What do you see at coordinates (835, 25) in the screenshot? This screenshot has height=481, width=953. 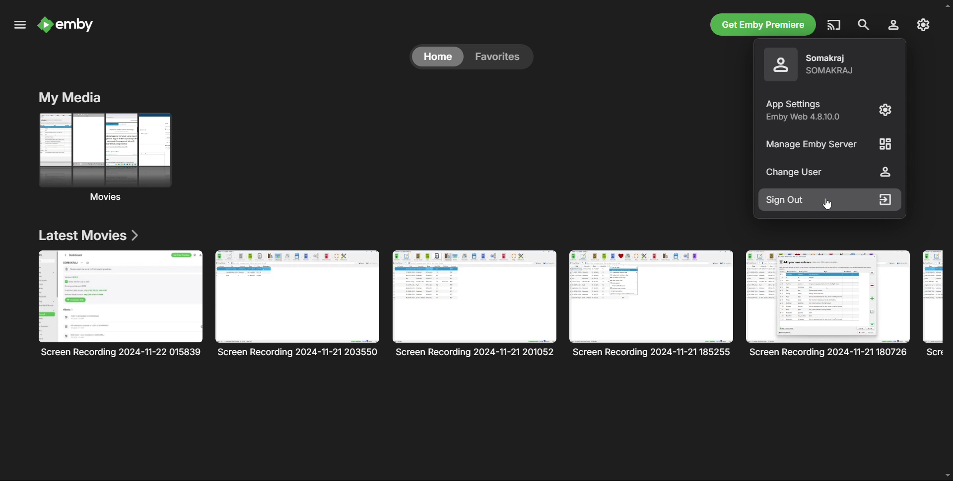 I see `play on another device` at bounding box center [835, 25].